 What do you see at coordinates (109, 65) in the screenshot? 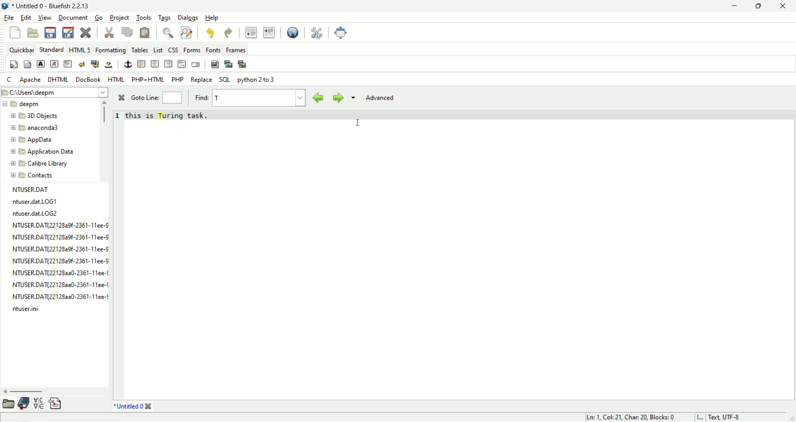
I see `non breaking space` at bounding box center [109, 65].